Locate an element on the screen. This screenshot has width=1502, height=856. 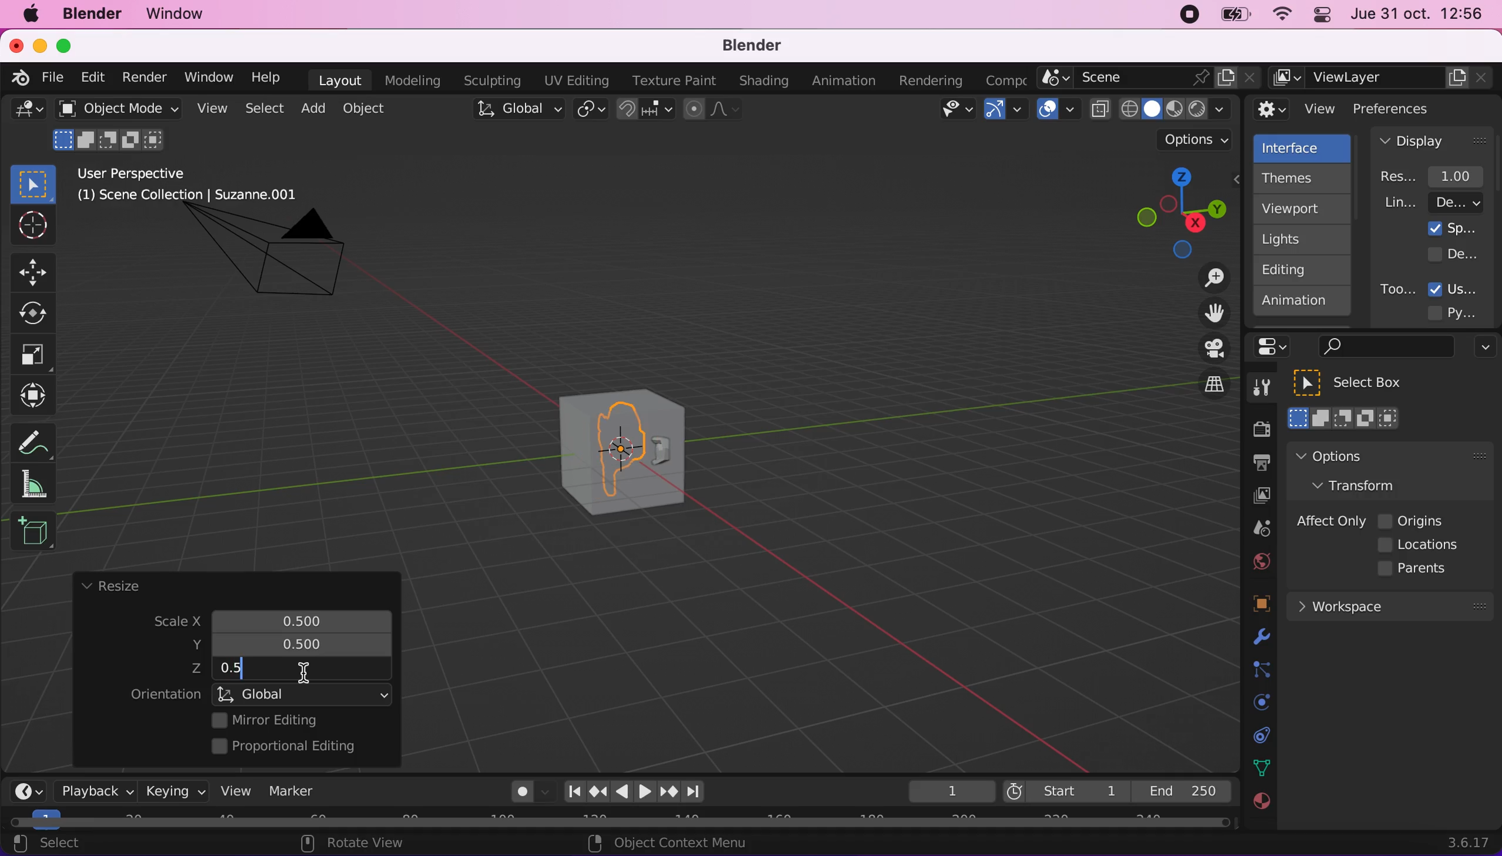
themes is located at coordinates (1300, 178).